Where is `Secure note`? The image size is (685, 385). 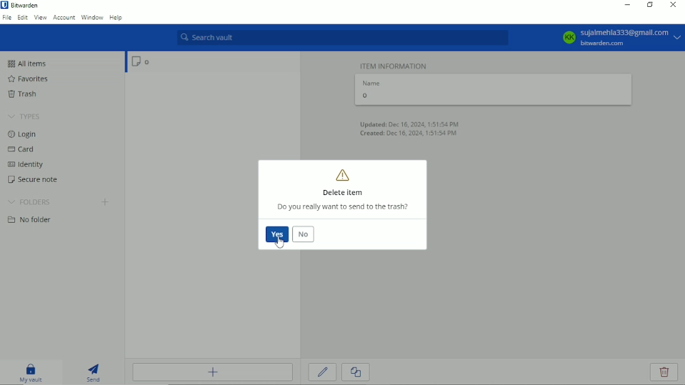 Secure note is located at coordinates (31, 180).